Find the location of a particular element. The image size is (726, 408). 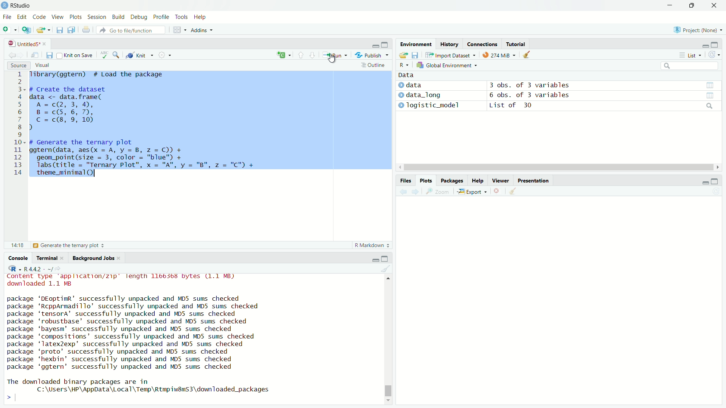

| Project: (None) is located at coordinates (694, 30).